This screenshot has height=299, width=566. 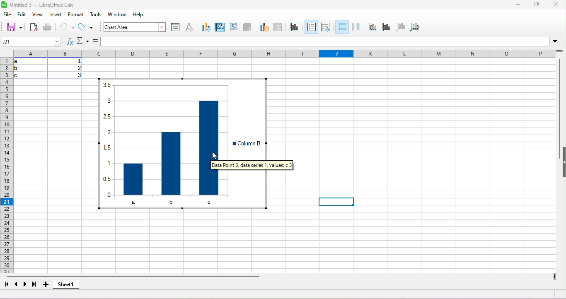 What do you see at coordinates (119, 15) in the screenshot?
I see `window` at bounding box center [119, 15].